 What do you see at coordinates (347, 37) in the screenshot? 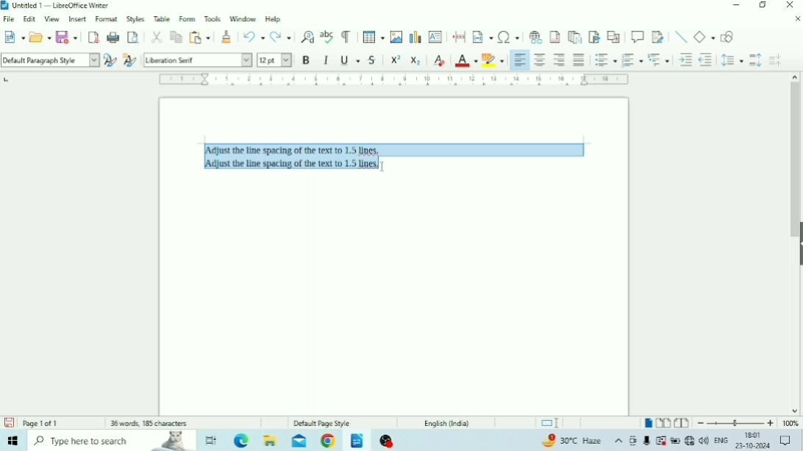
I see `Toggle Formatting Marks` at bounding box center [347, 37].